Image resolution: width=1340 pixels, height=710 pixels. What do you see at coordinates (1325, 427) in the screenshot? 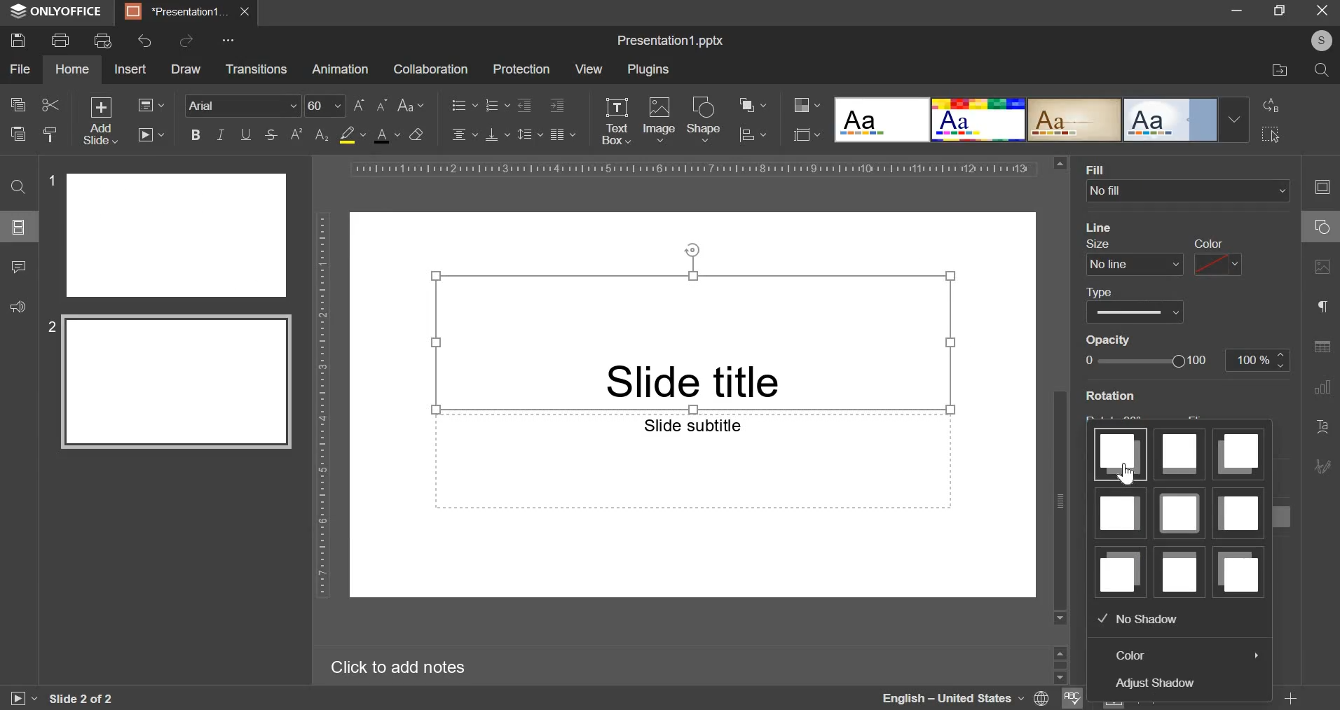
I see `text art settings` at bounding box center [1325, 427].